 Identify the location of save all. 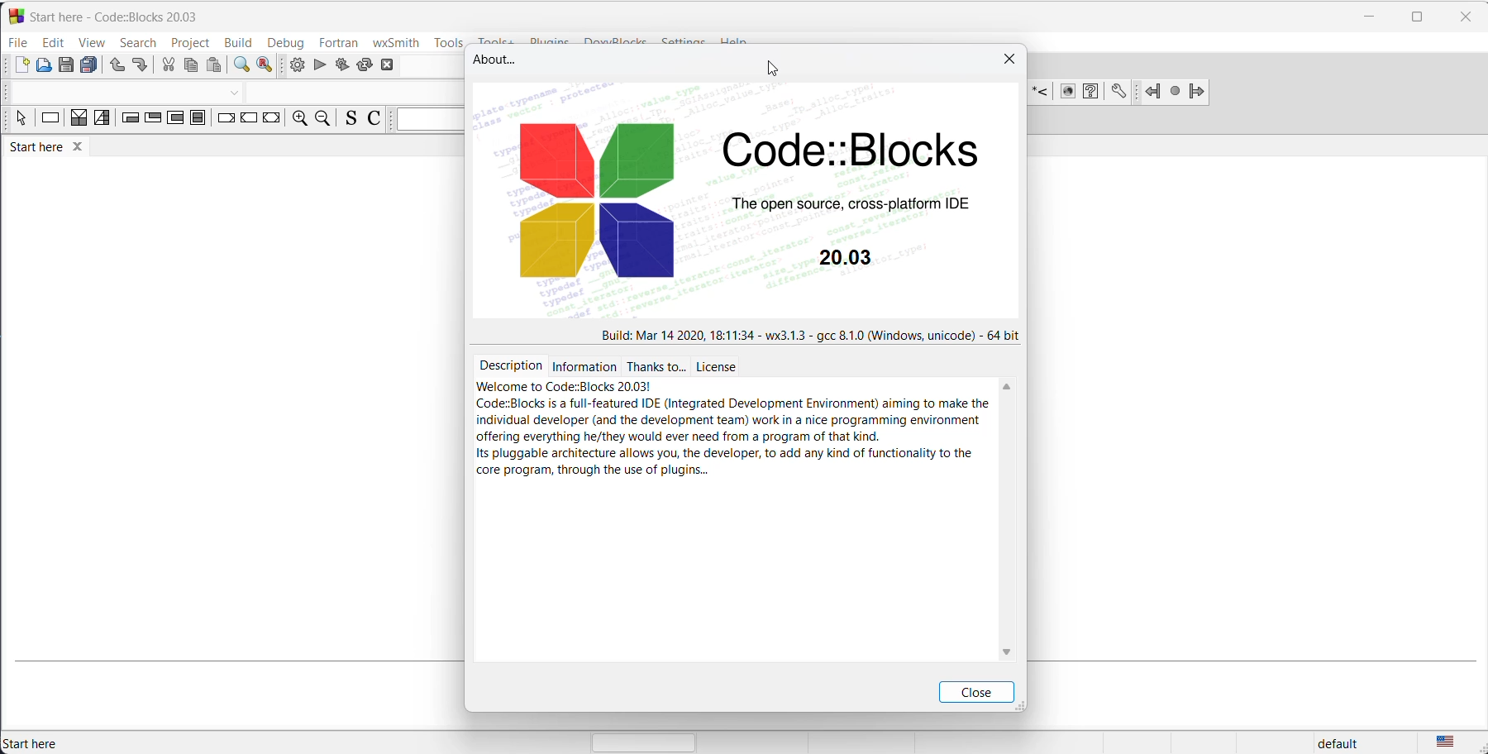
(88, 68).